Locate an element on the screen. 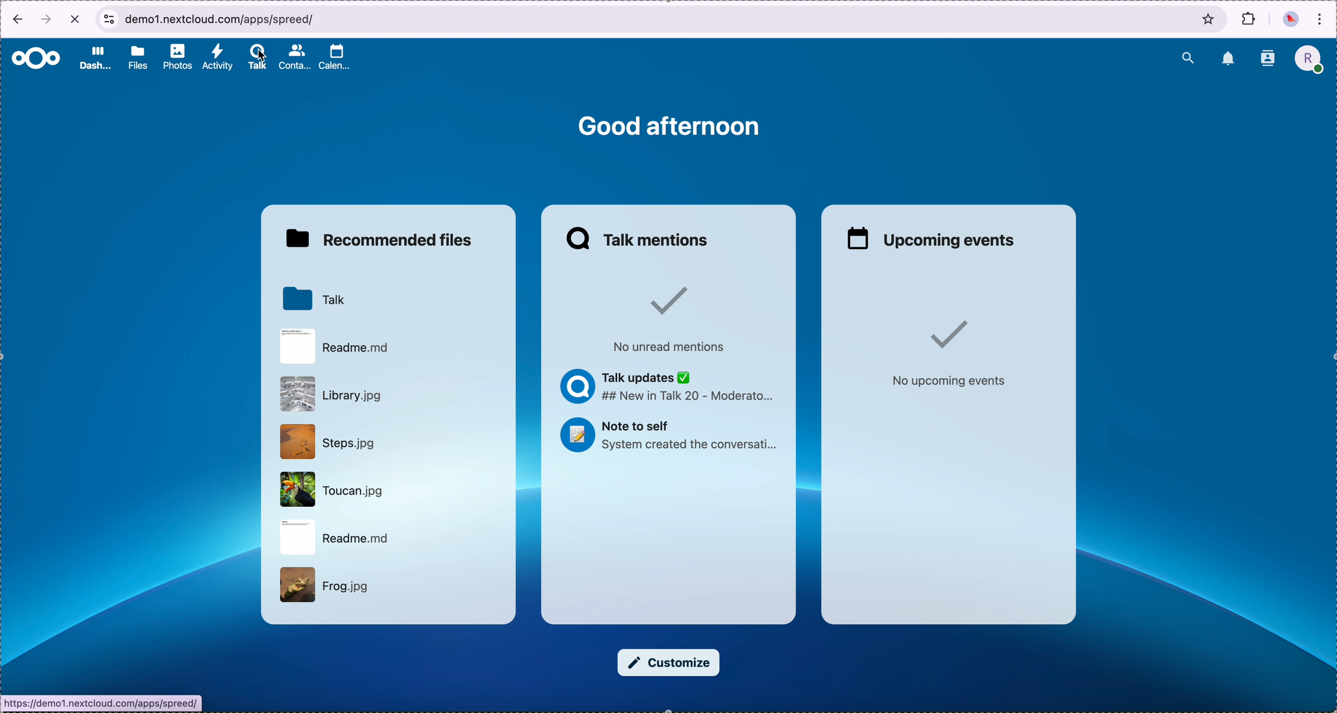 Image resolution: width=1337 pixels, height=713 pixels. Readme.md is located at coordinates (386, 346).